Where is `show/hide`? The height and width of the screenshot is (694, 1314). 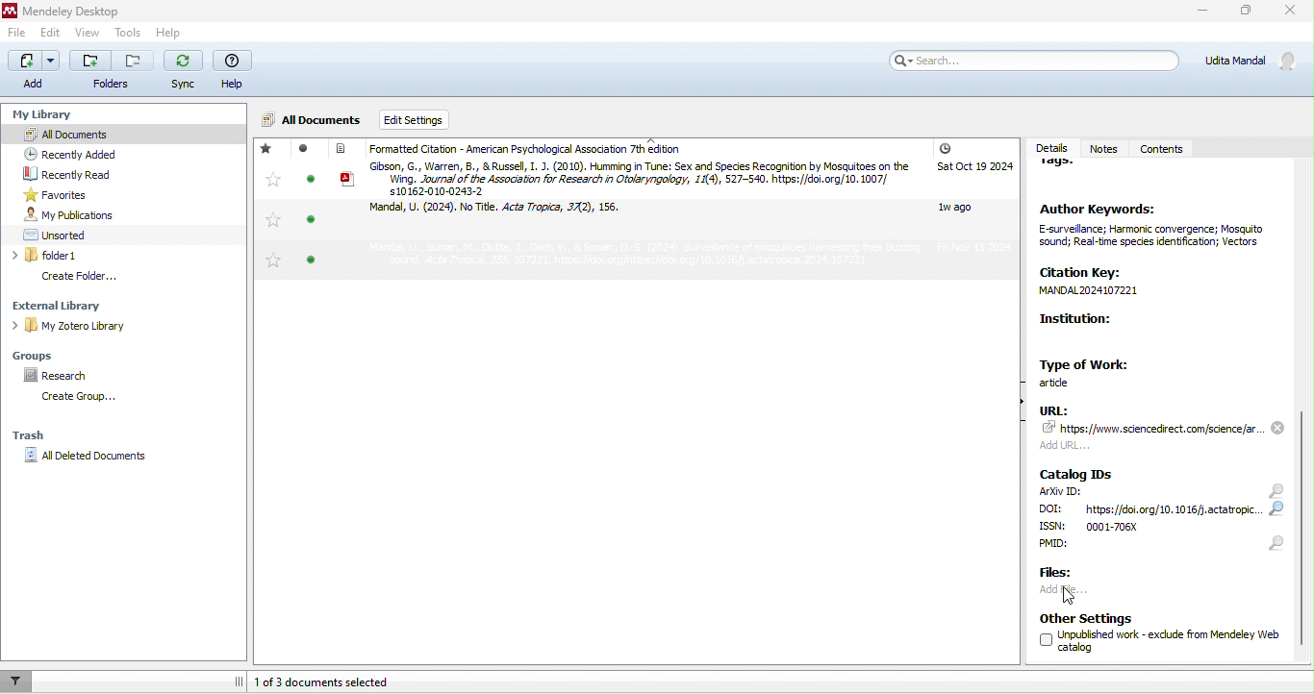 show/hide is located at coordinates (1014, 413).